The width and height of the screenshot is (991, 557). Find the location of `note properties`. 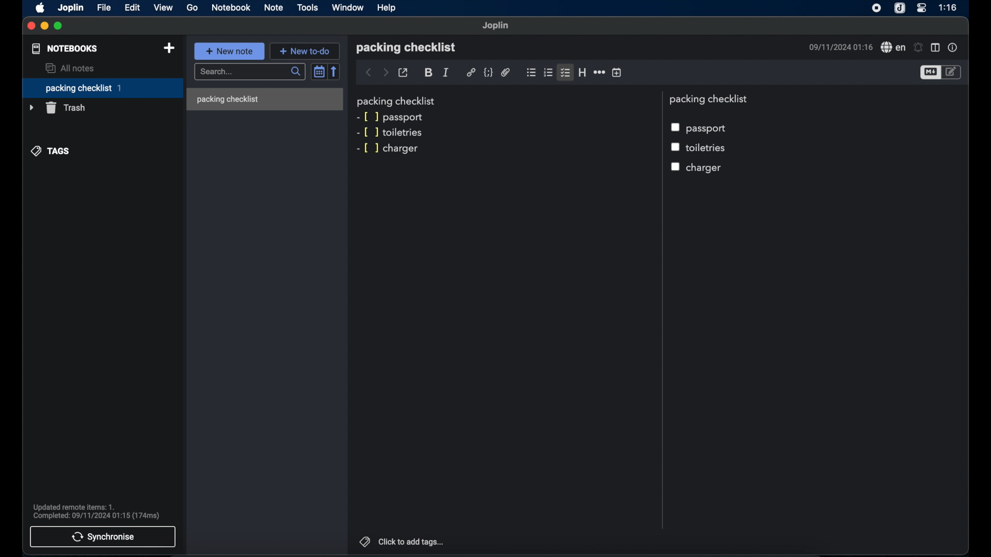

note properties is located at coordinates (954, 47).